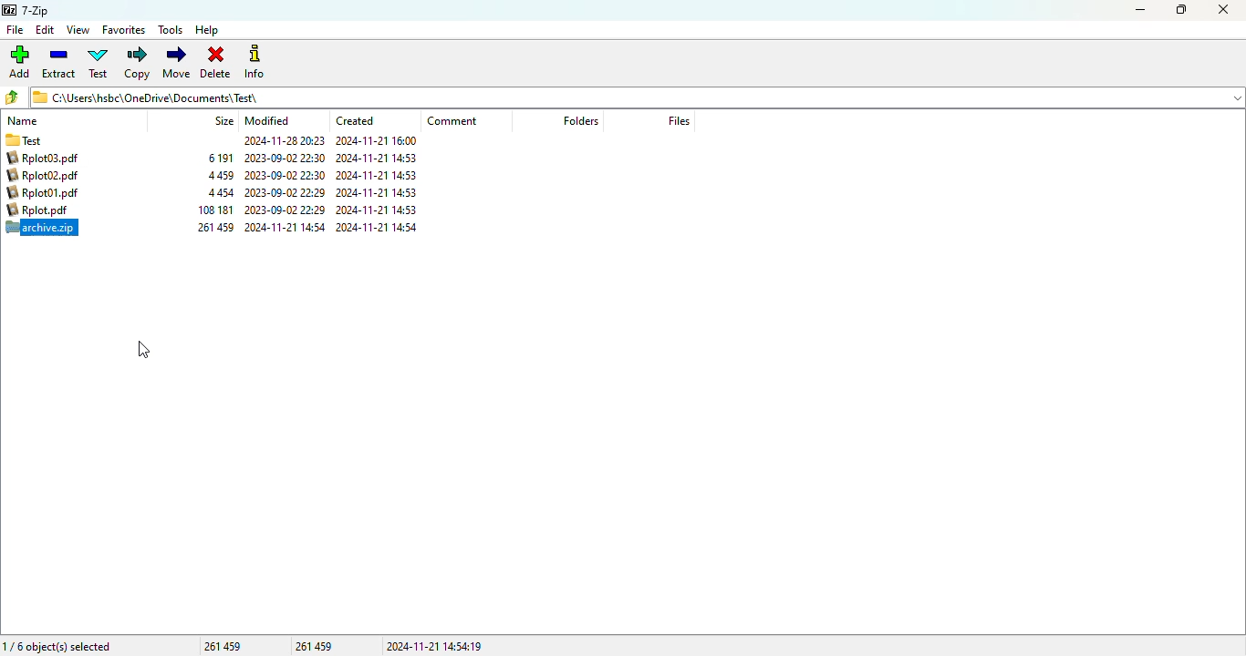 This screenshot has width=1246, height=656. What do you see at coordinates (379, 141) in the screenshot?
I see `2024-11-21 16:00` at bounding box center [379, 141].